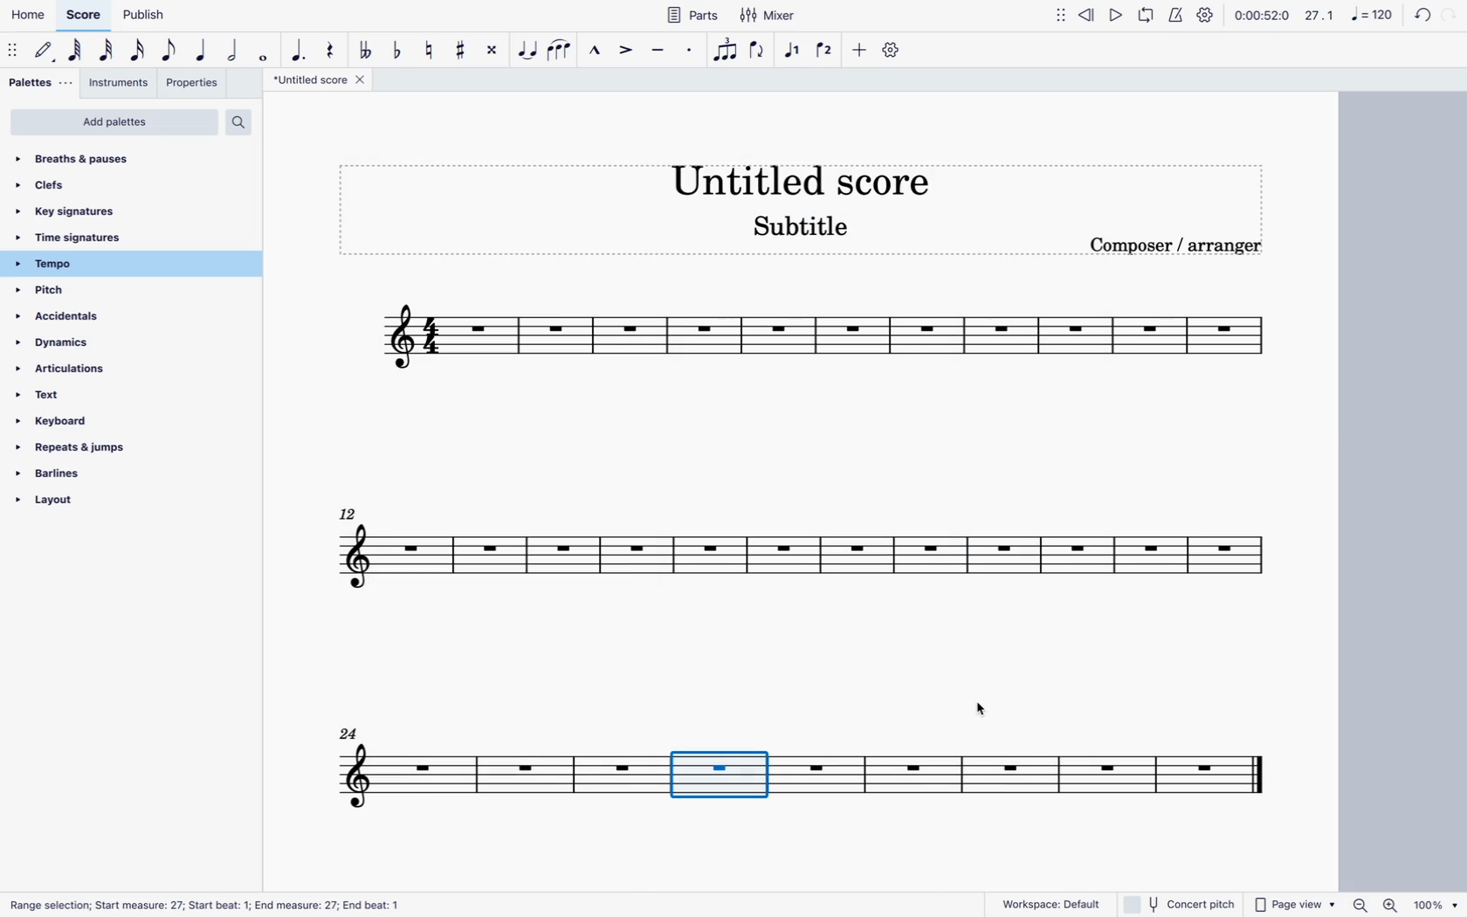 This screenshot has height=917, width=1467. I want to click on slur, so click(561, 51).